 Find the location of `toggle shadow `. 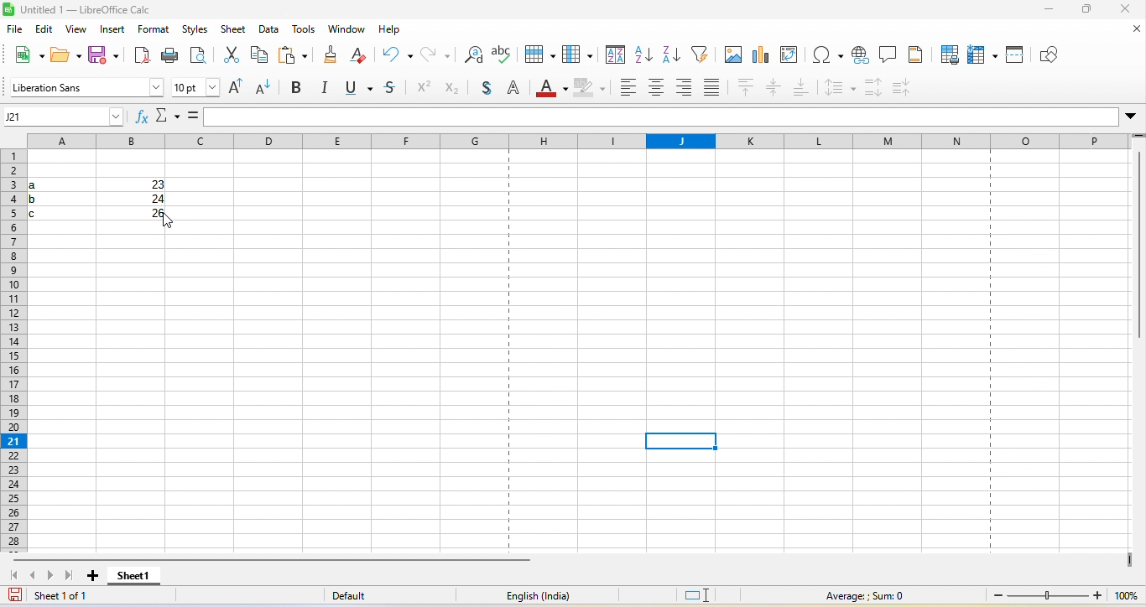

toggle shadow  is located at coordinates (485, 87).